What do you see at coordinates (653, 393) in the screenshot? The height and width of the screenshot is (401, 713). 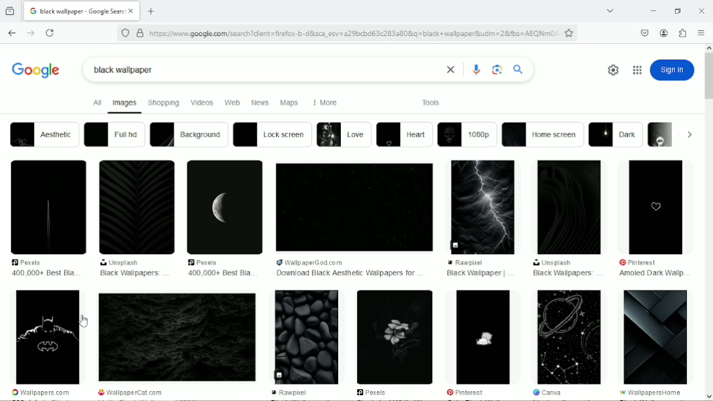 I see `wallpapershome` at bounding box center [653, 393].